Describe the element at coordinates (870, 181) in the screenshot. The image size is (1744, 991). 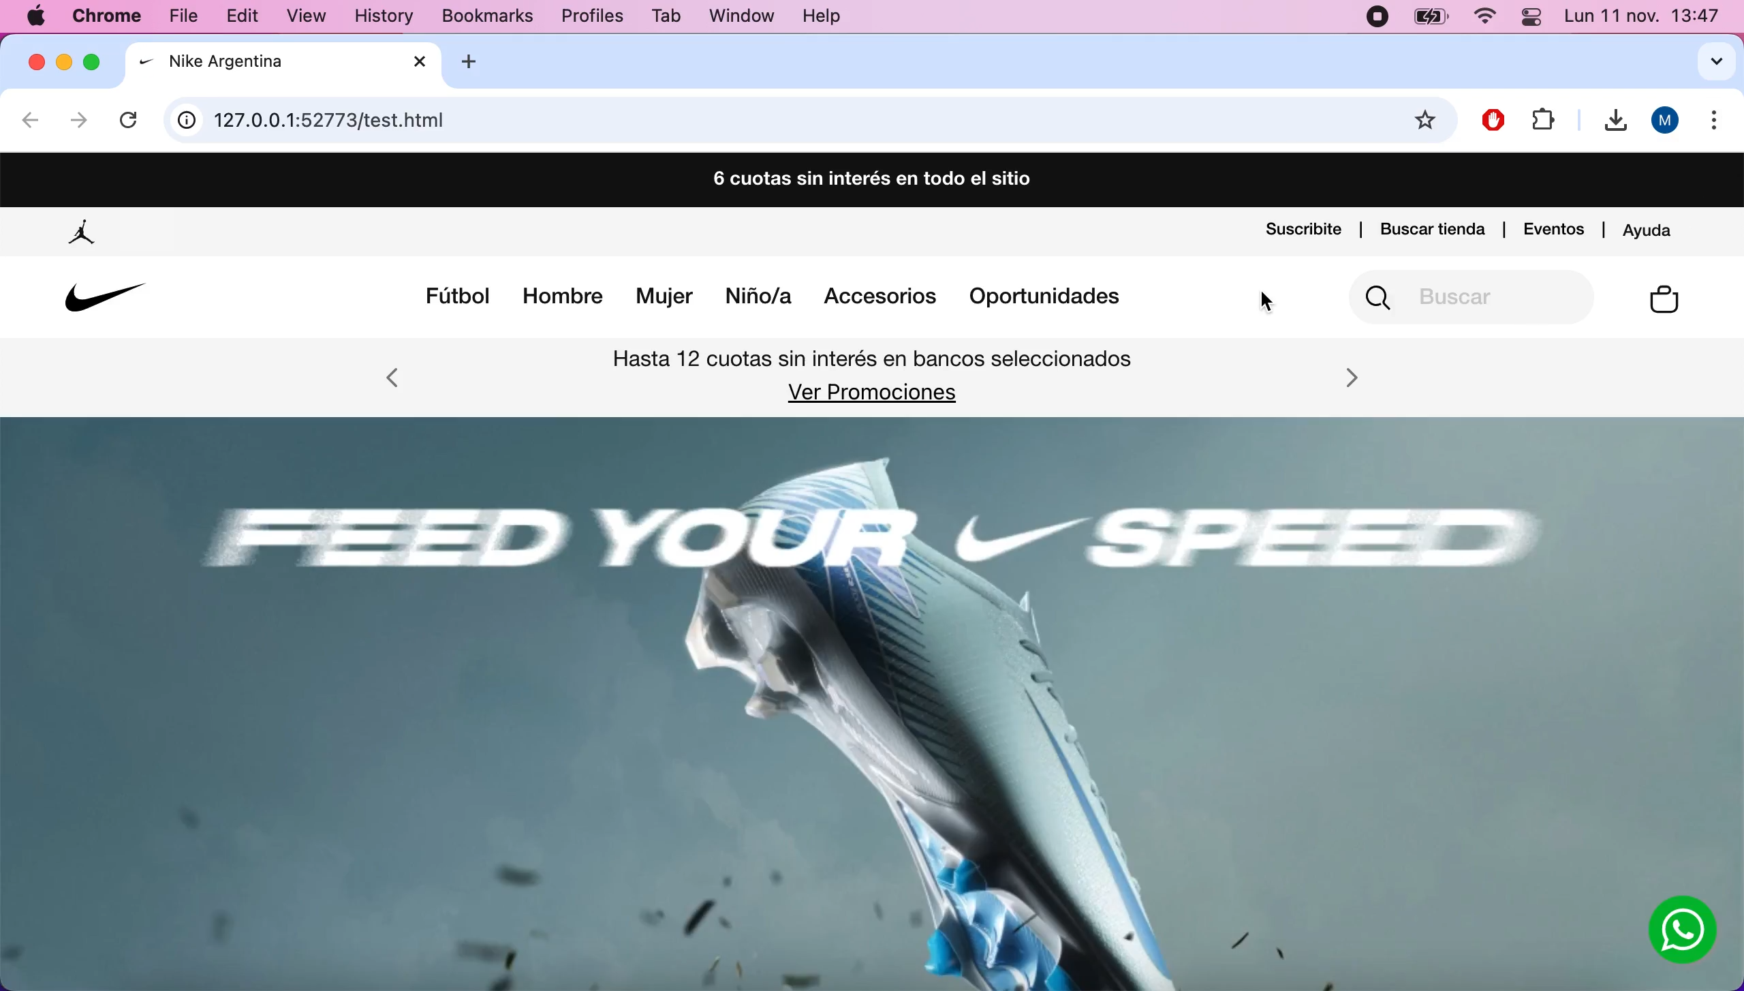
I see `6 interest-free installments across the entire site` at that location.